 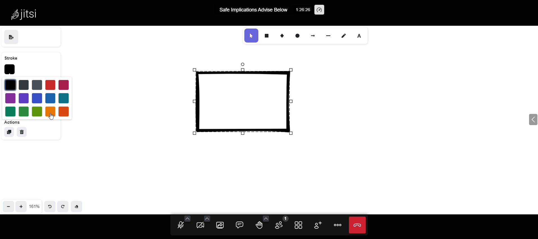 What do you see at coordinates (30, 14) in the screenshot?
I see `Jitsi` at bounding box center [30, 14].